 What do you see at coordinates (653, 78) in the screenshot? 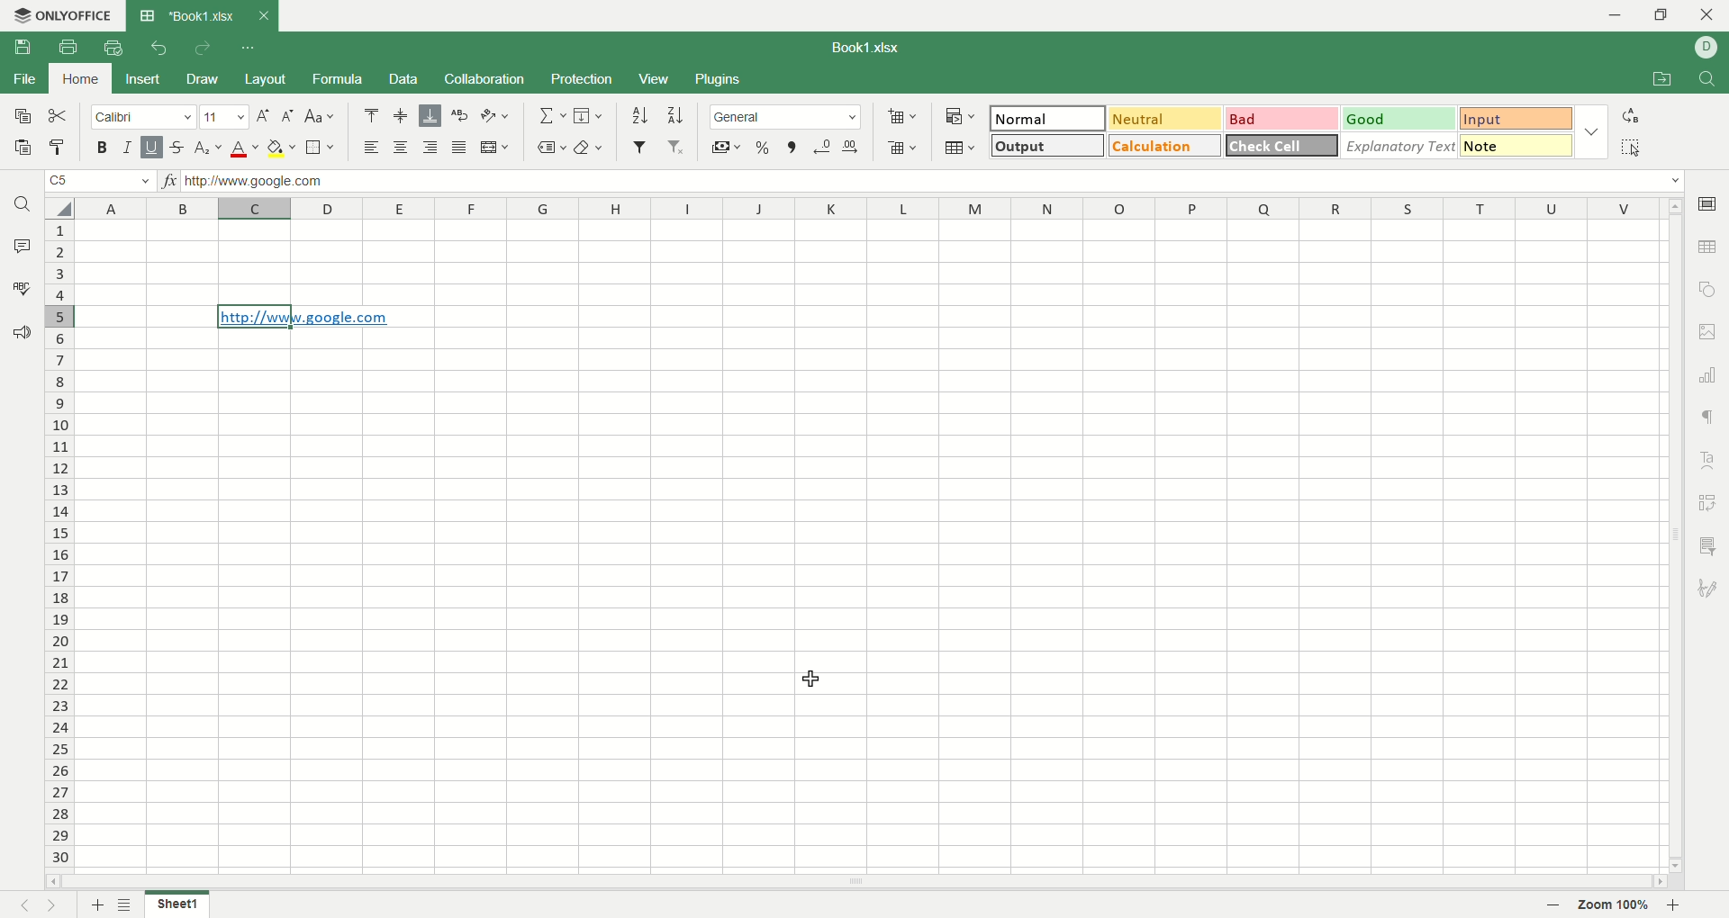
I see `view` at bounding box center [653, 78].